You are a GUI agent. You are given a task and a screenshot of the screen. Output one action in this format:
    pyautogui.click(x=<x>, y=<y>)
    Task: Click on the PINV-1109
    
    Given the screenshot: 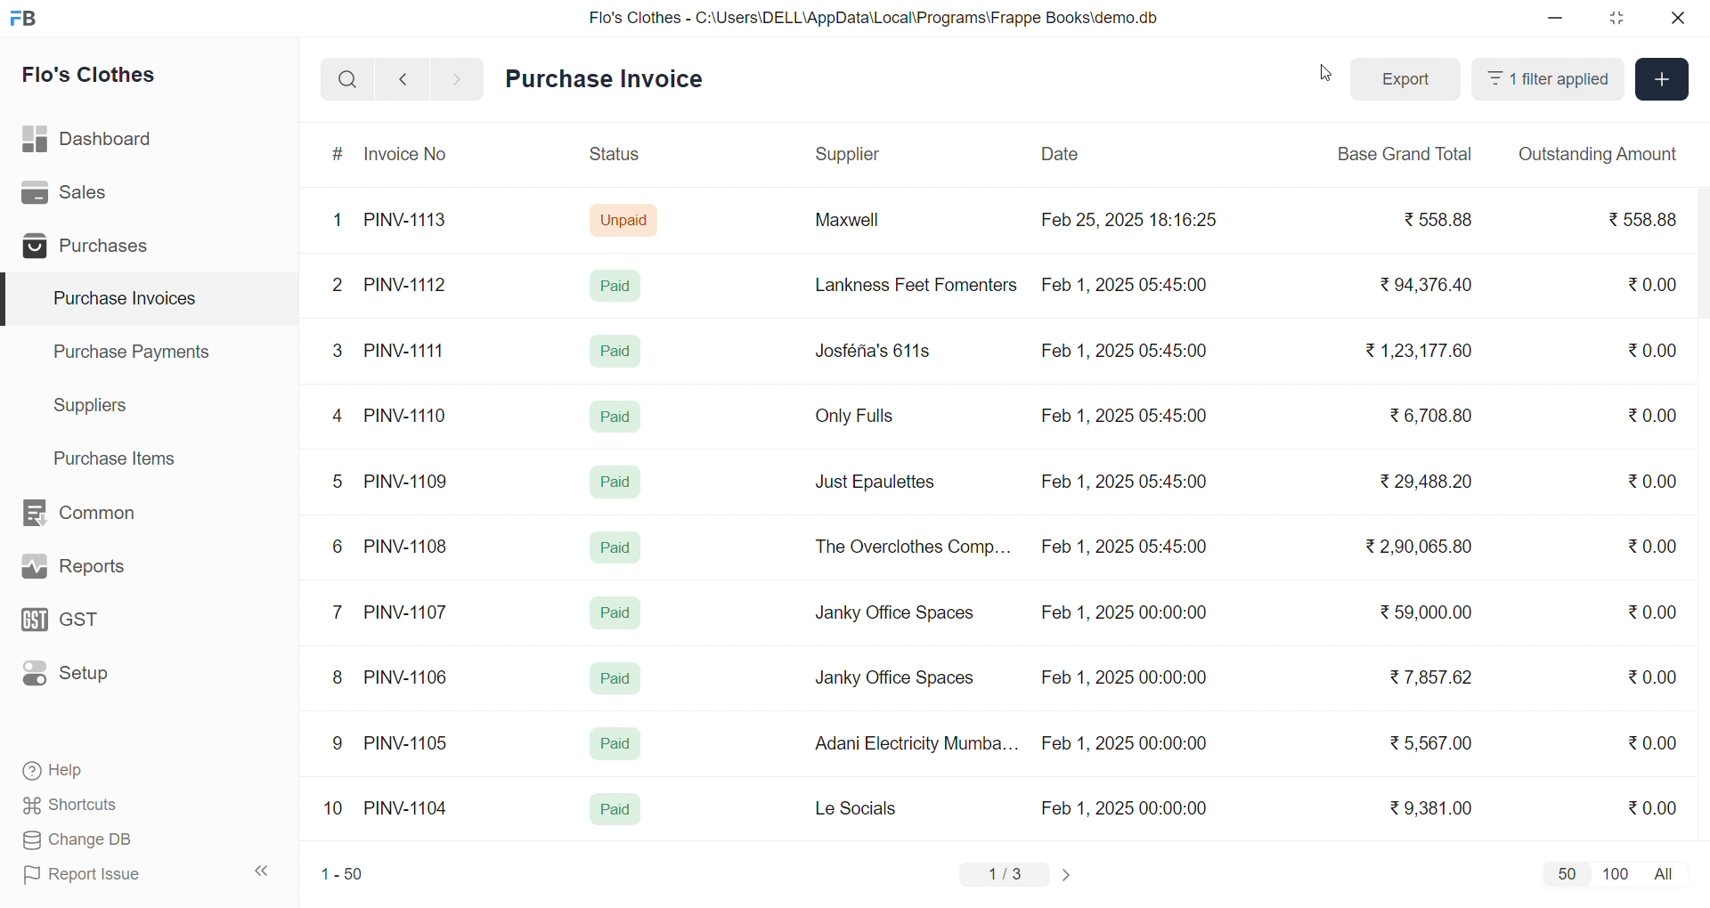 What is the action you would take?
    pyautogui.click(x=408, y=481)
    